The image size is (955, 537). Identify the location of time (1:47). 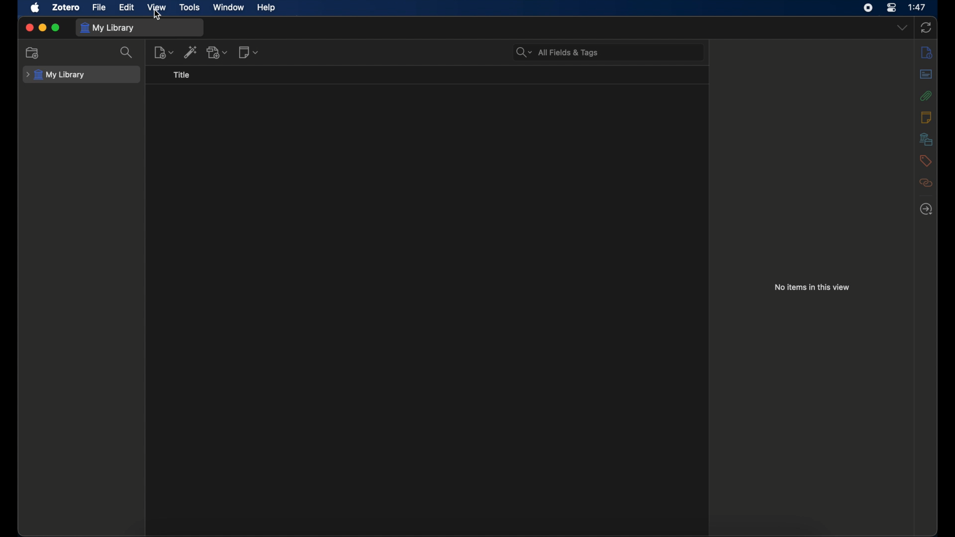
(917, 6).